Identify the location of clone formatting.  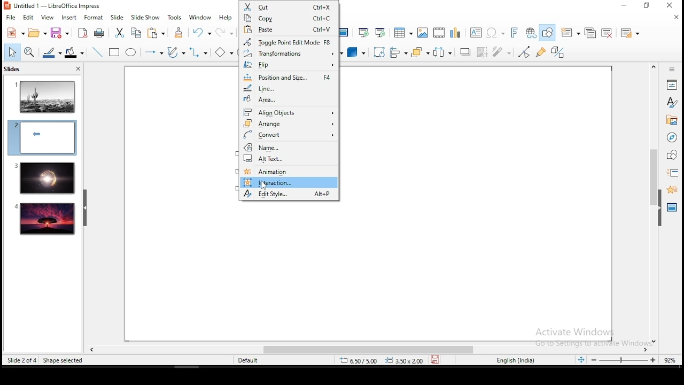
(179, 33).